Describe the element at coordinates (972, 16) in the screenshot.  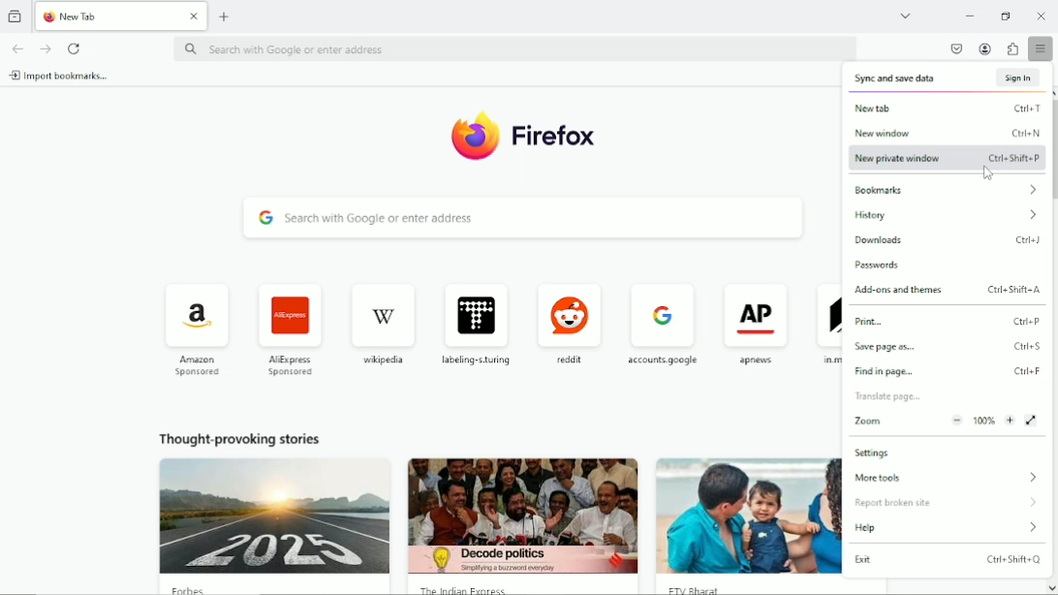
I see `minimize` at that location.